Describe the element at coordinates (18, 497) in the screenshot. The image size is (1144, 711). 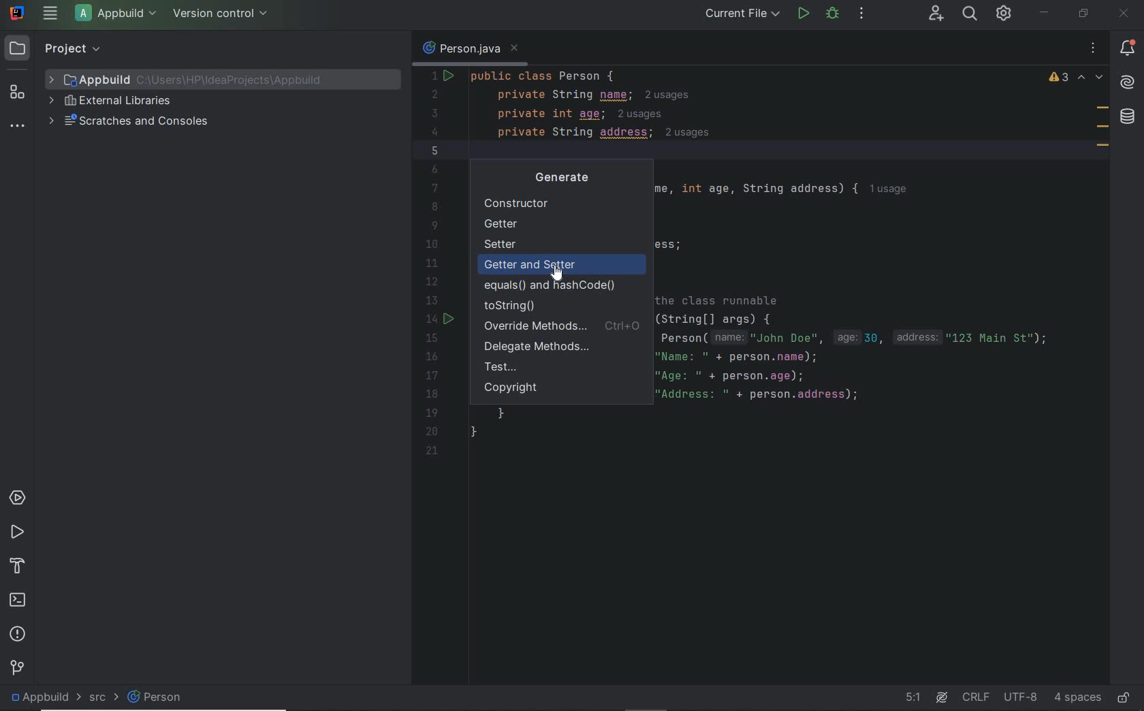
I see `services` at that location.